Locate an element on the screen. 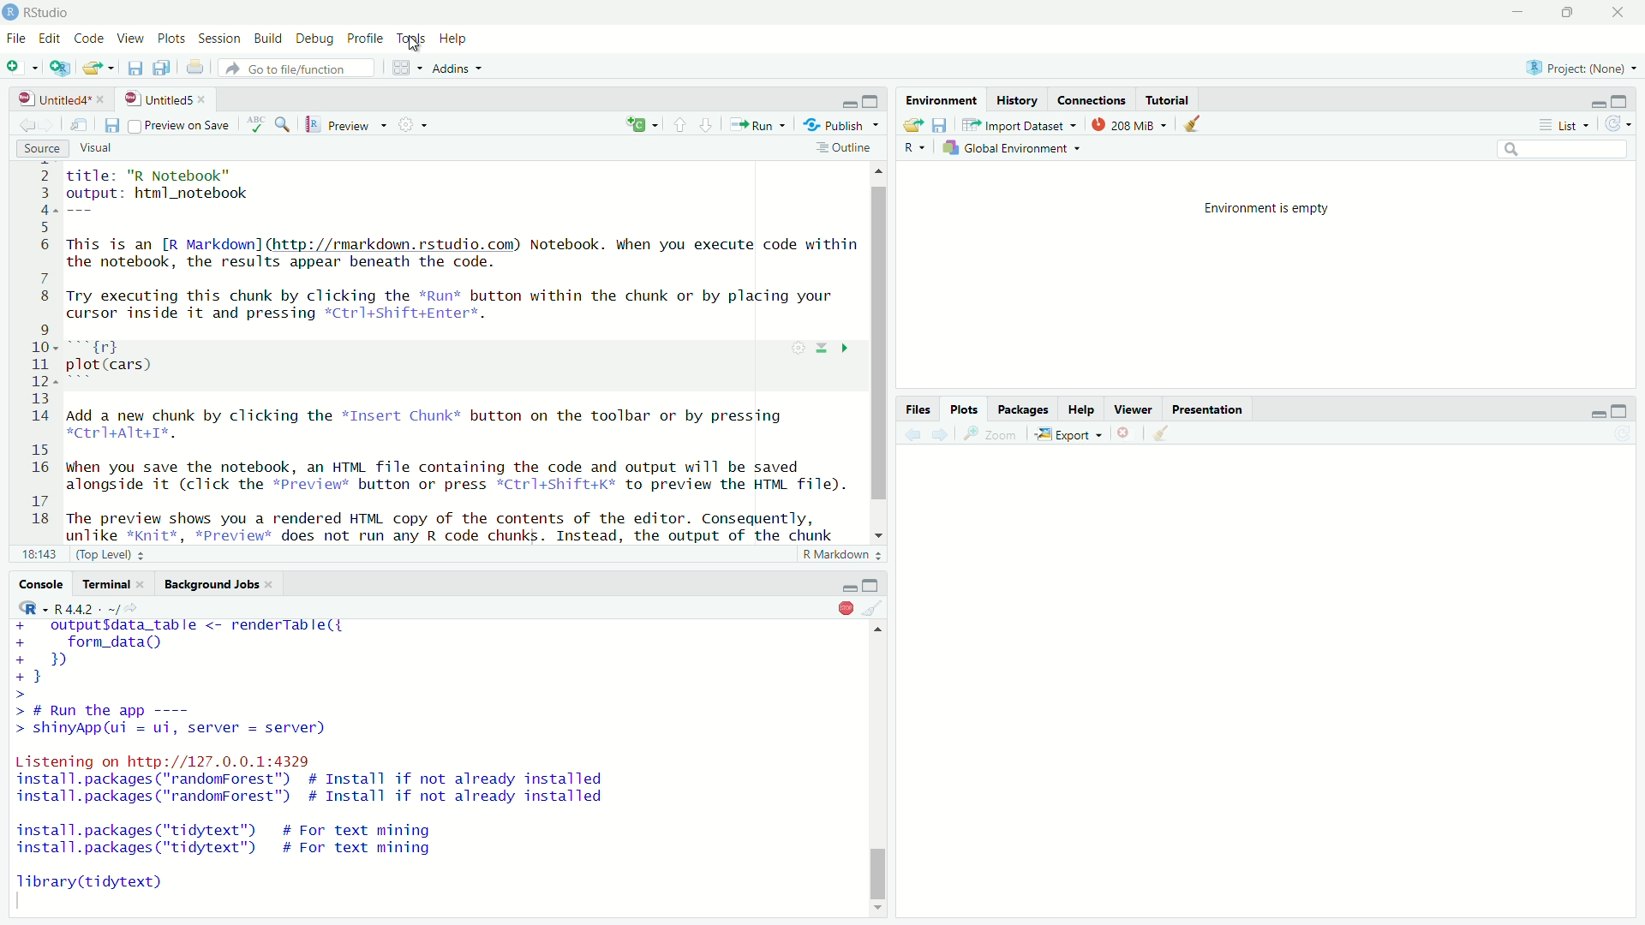  Maximize is located at coordinates (871, 585).